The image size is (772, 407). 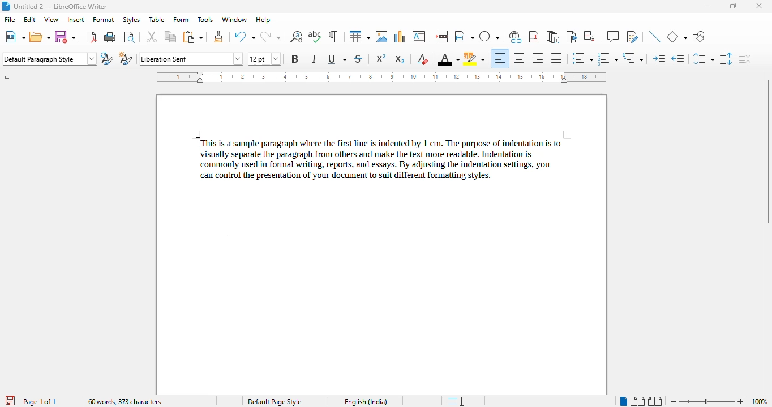 I want to click on zoom out, so click(x=674, y=401).